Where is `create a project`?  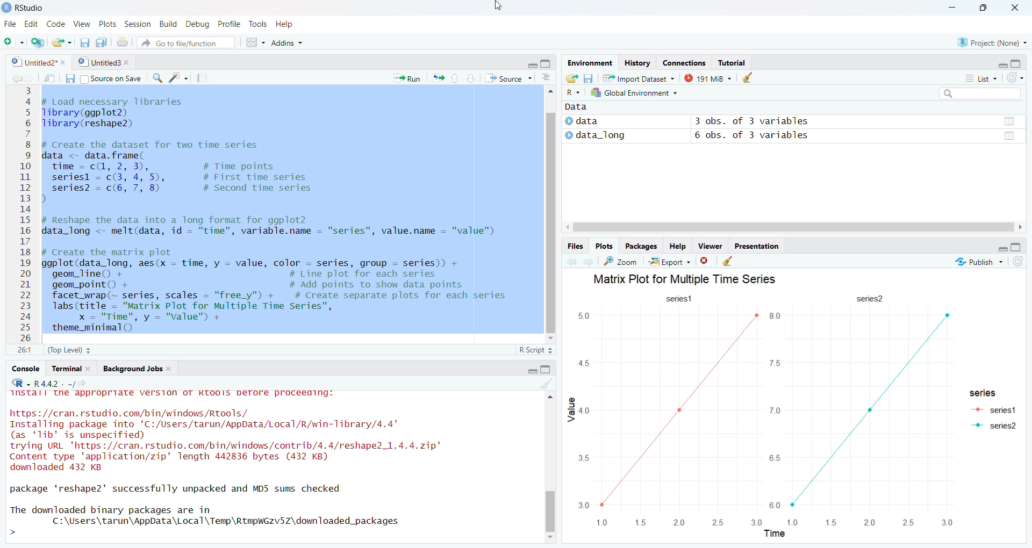
create a project is located at coordinates (37, 42).